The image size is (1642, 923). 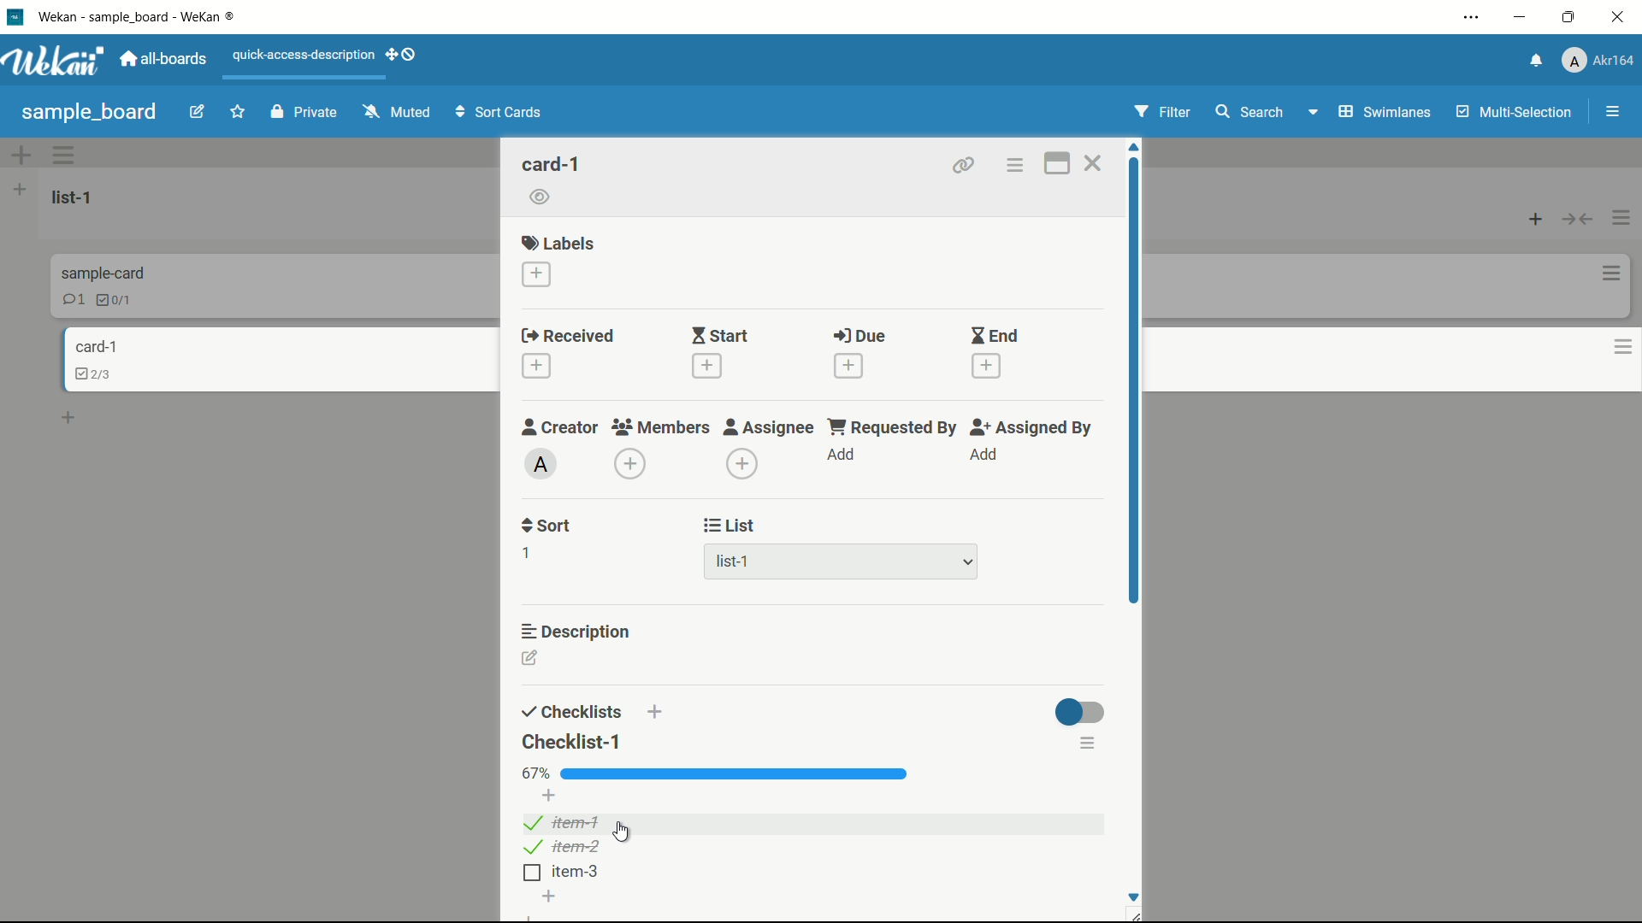 I want to click on maximize, so click(x=1569, y=18).